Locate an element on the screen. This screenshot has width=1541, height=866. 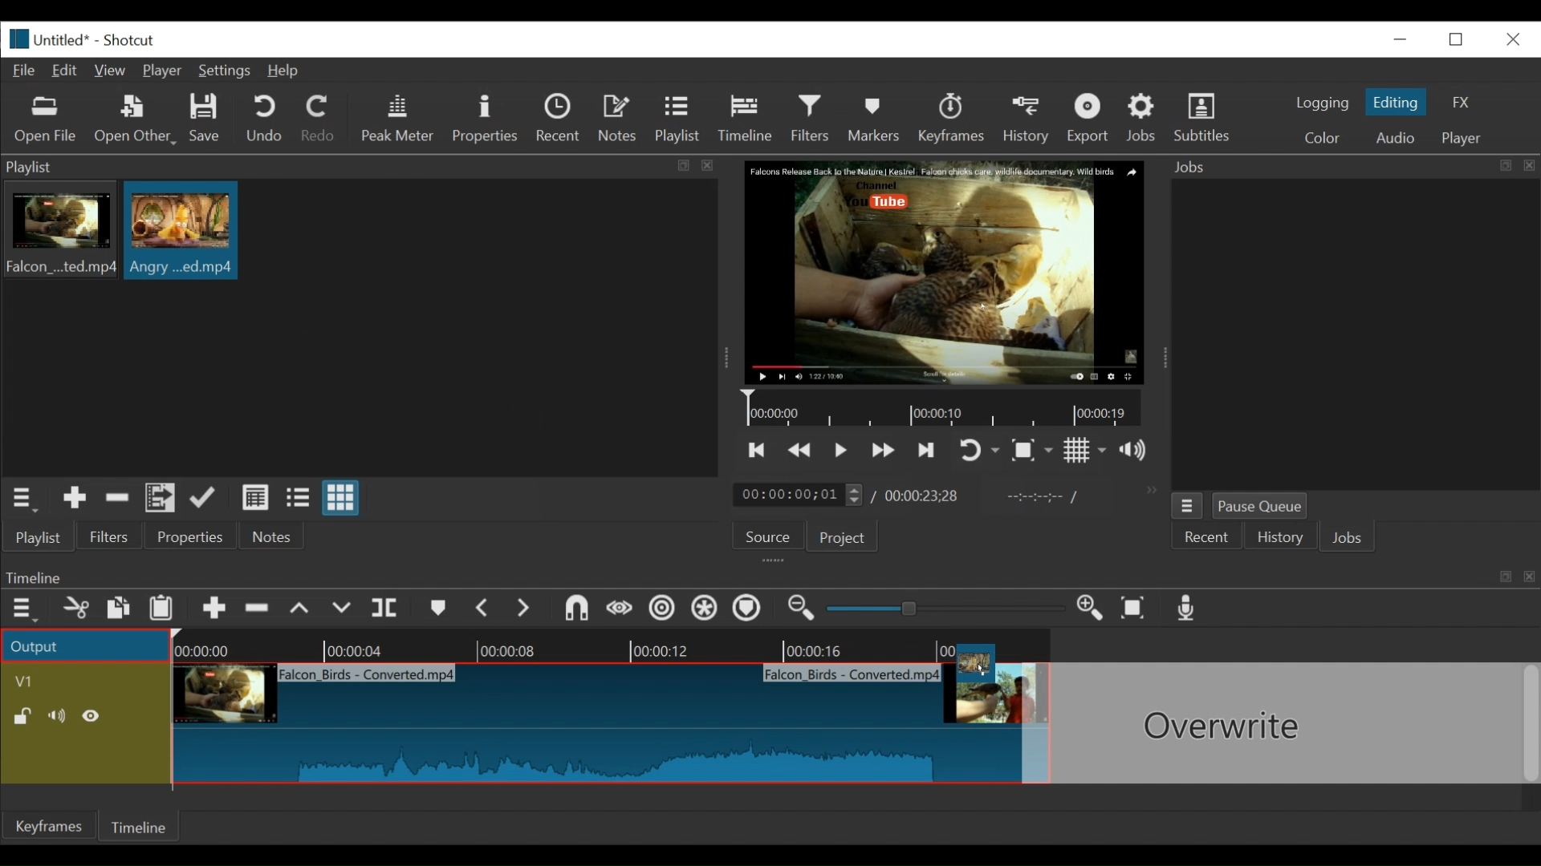
Pause Queue is located at coordinates (1261, 509).